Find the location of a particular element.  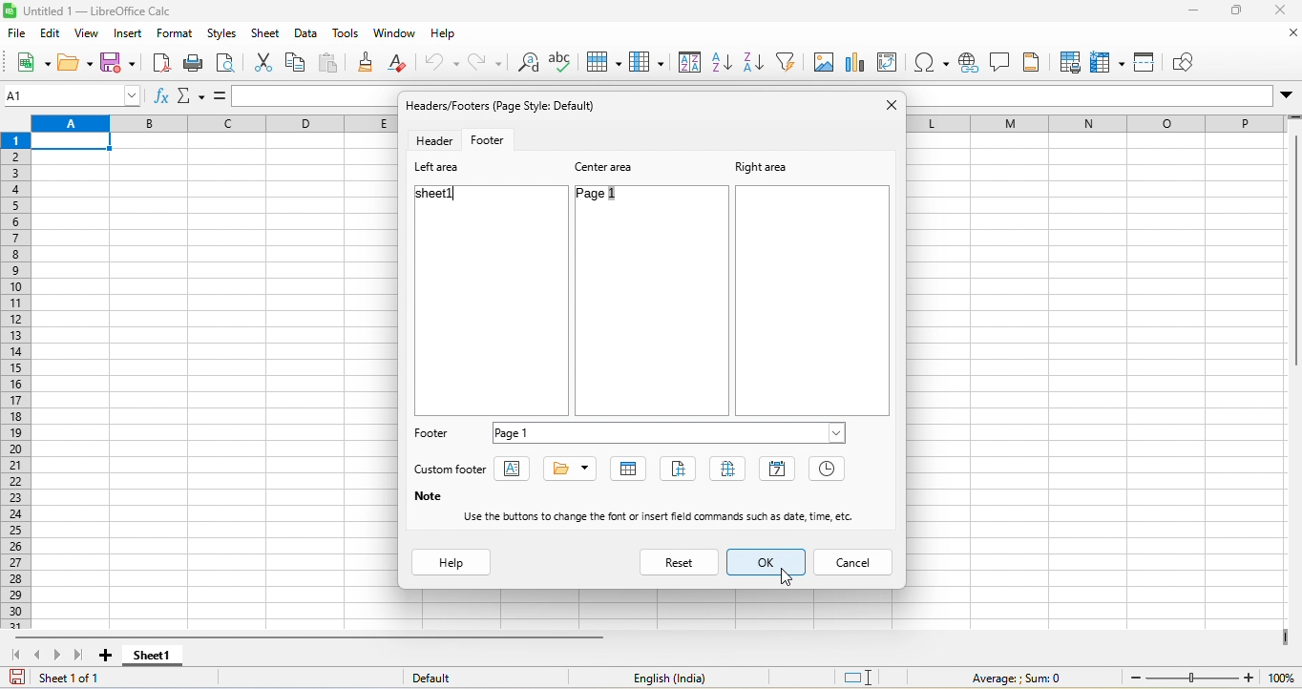

default is located at coordinates (441, 678).